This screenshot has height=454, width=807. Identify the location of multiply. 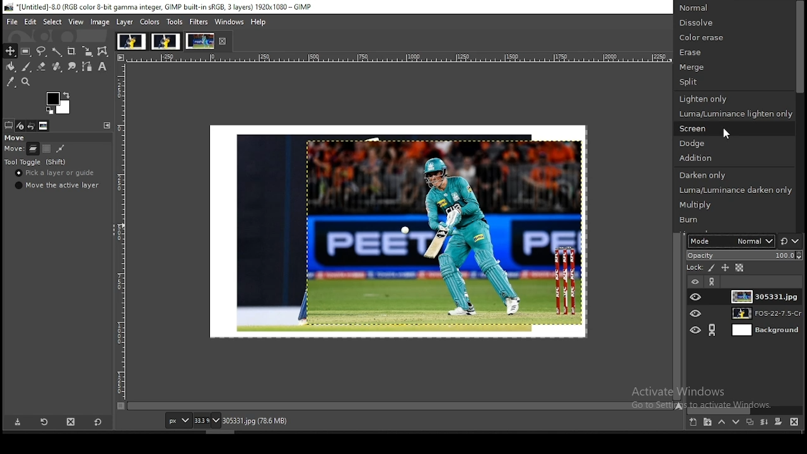
(728, 205).